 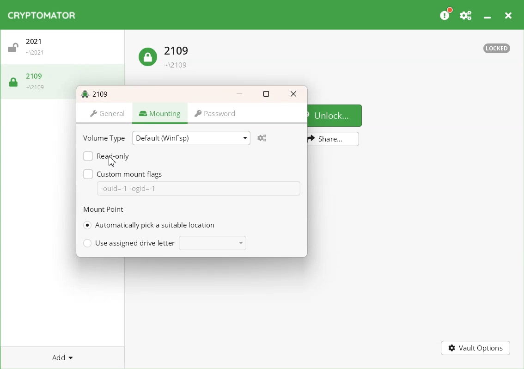 What do you see at coordinates (164, 243) in the screenshot?
I see `Use assigned drive letter` at bounding box center [164, 243].